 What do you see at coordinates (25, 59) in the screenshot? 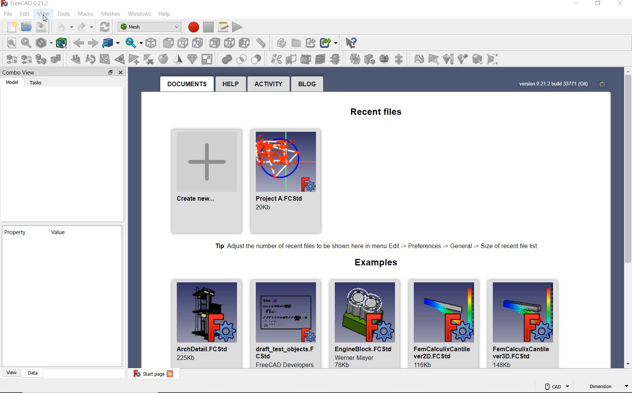
I see `export mesh` at bounding box center [25, 59].